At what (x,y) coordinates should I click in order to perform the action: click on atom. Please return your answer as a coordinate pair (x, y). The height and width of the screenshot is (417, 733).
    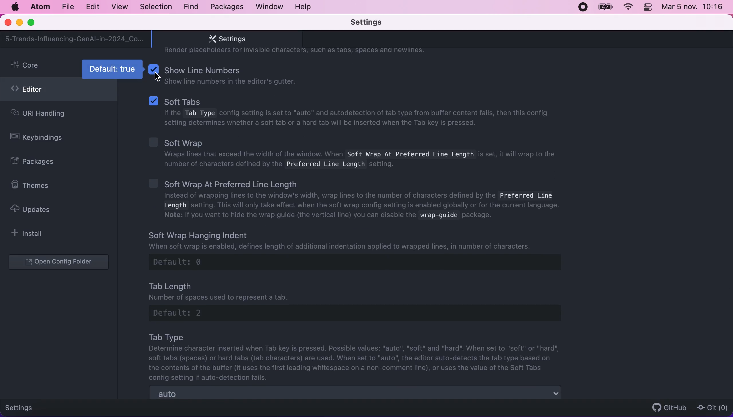
    Looking at the image, I should click on (40, 7).